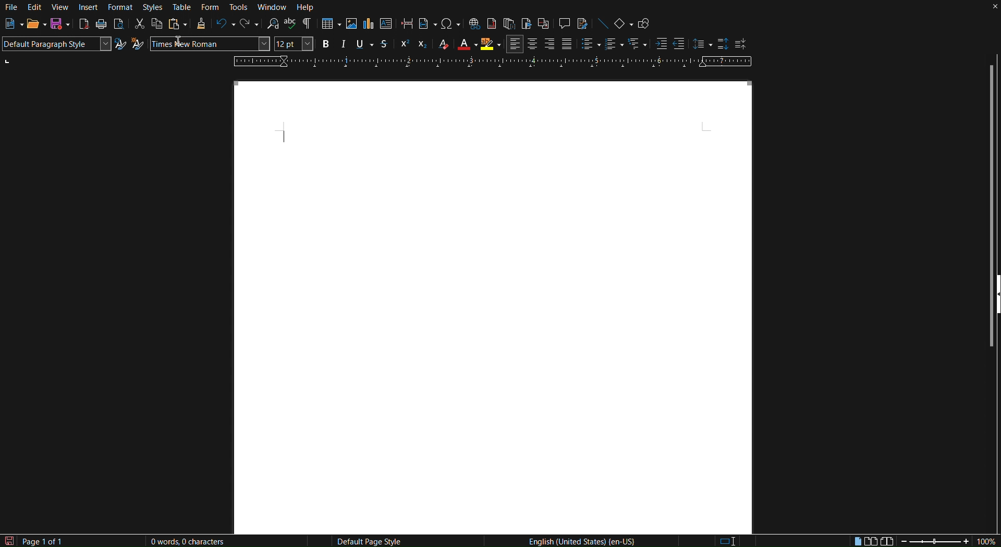 The width and height of the screenshot is (1001, 547). Describe the element at coordinates (118, 7) in the screenshot. I see `Format` at that location.